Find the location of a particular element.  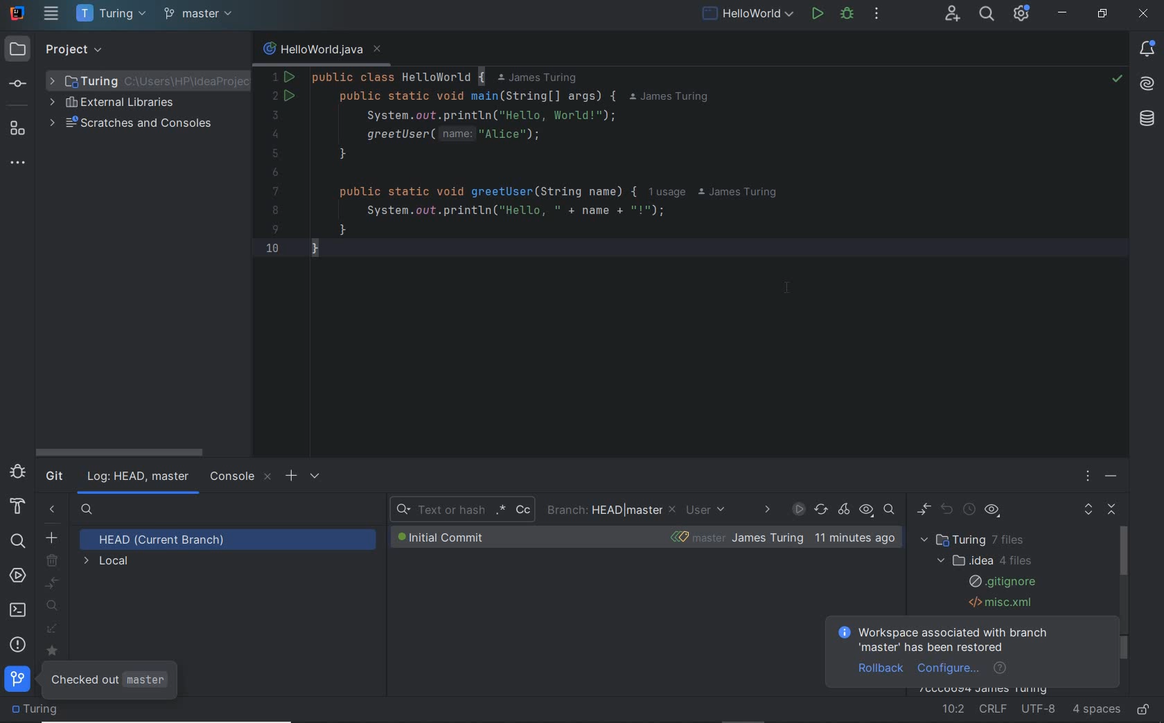

project name is located at coordinates (109, 14).